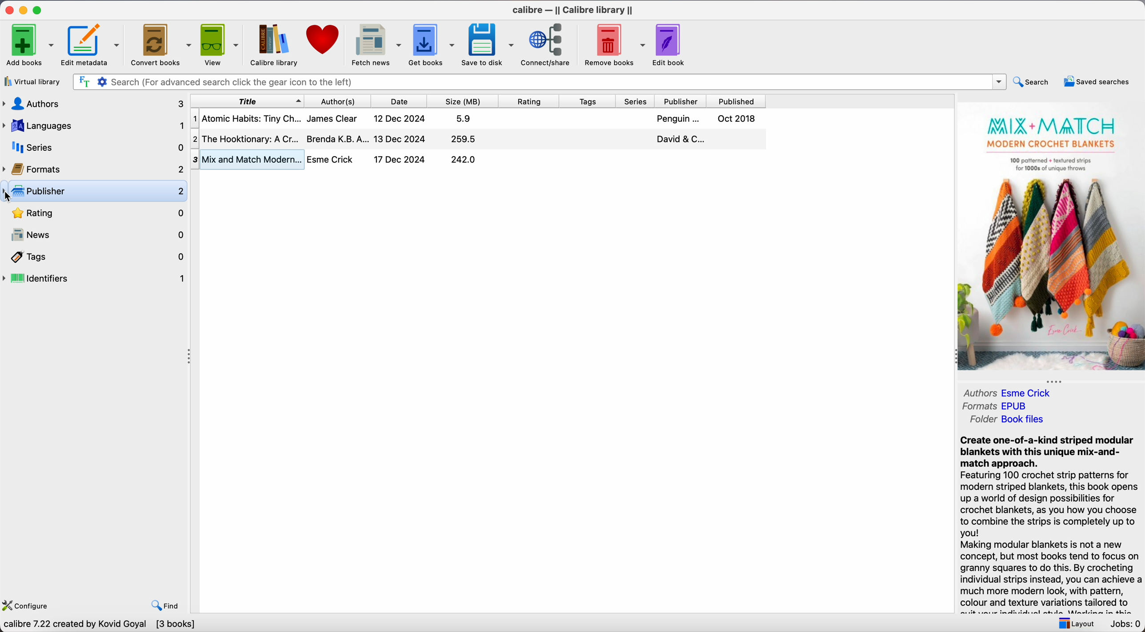 This screenshot has width=1145, height=632. I want to click on Atomic Habits, so click(479, 118).